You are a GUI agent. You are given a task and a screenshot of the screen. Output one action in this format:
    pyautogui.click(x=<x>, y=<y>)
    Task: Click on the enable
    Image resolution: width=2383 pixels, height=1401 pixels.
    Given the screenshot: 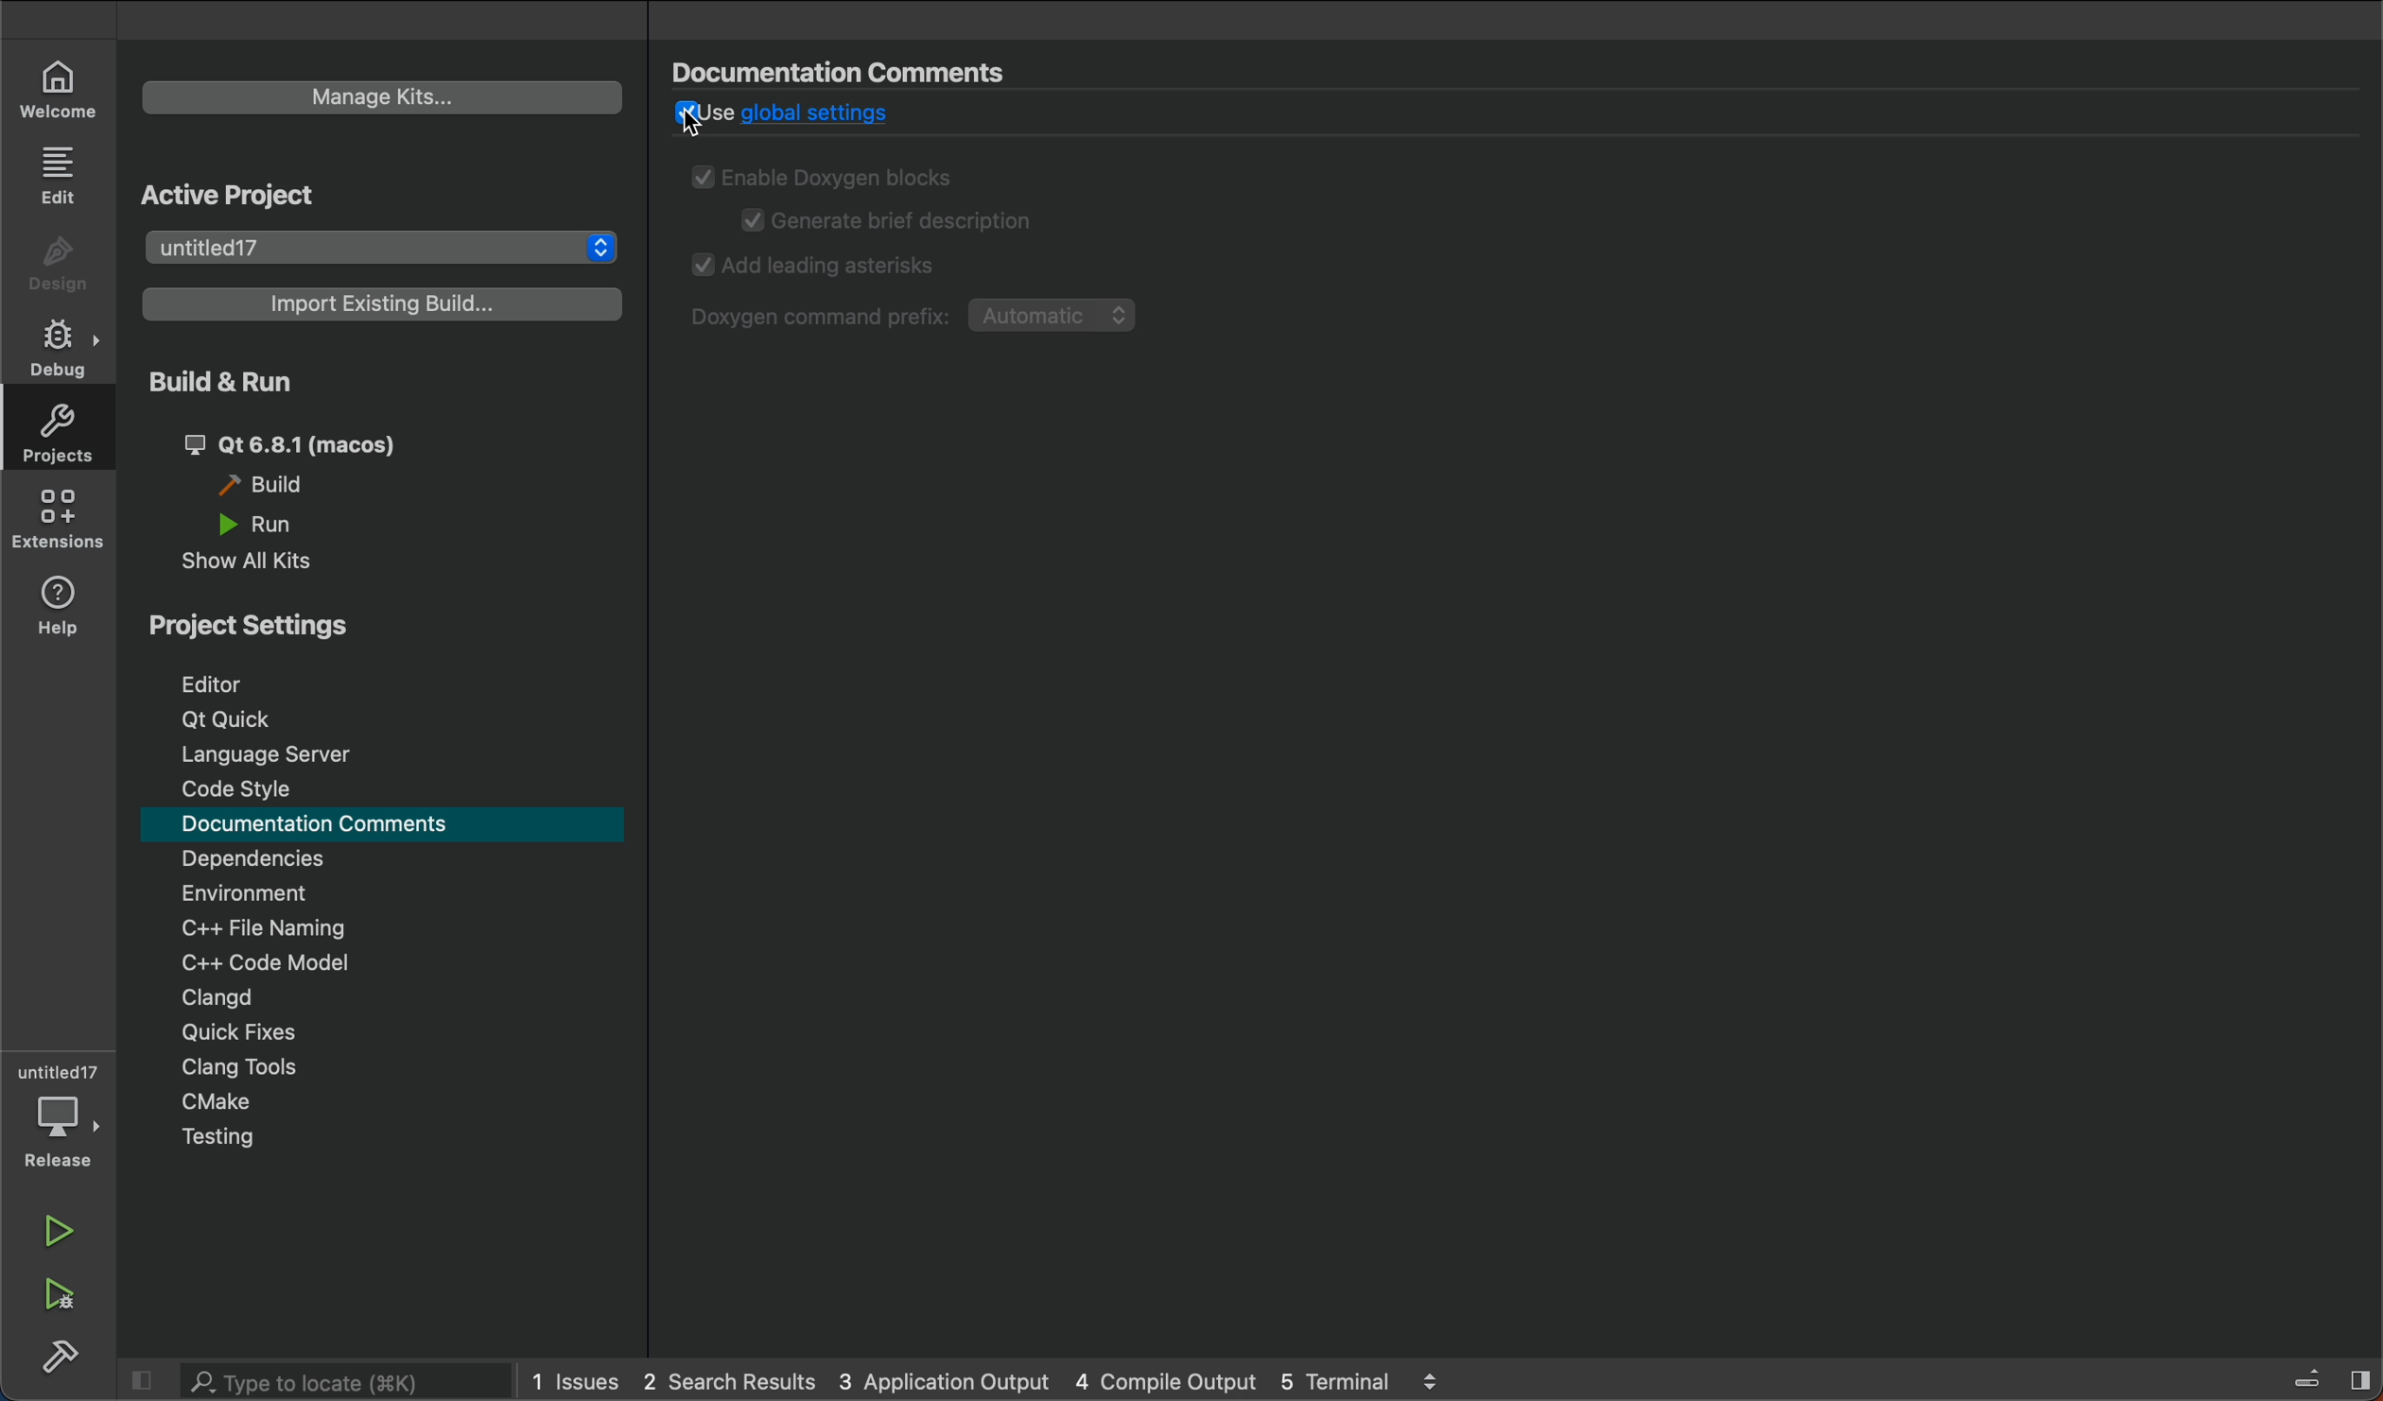 What is the action you would take?
    pyautogui.click(x=842, y=176)
    